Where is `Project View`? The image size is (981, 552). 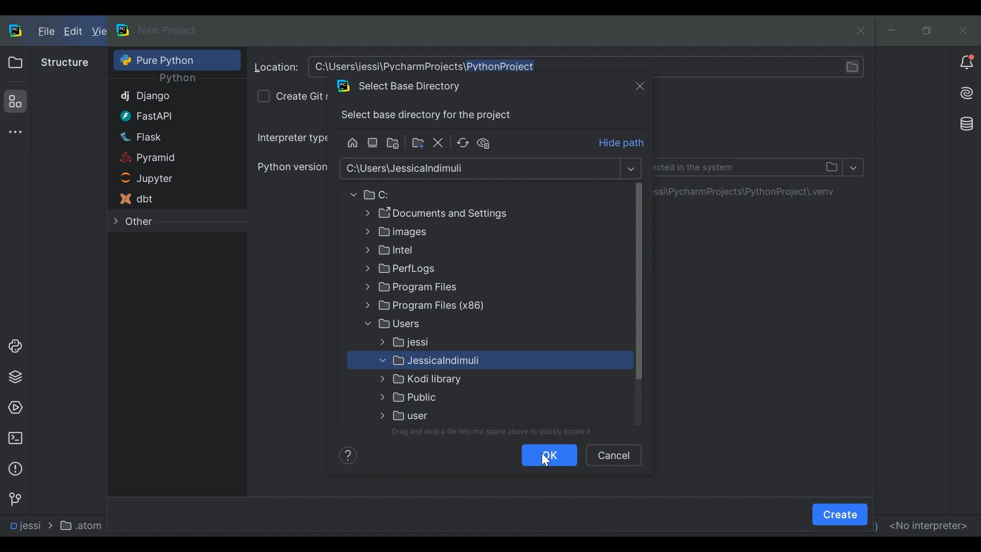 Project View is located at coordinates (15, 62).